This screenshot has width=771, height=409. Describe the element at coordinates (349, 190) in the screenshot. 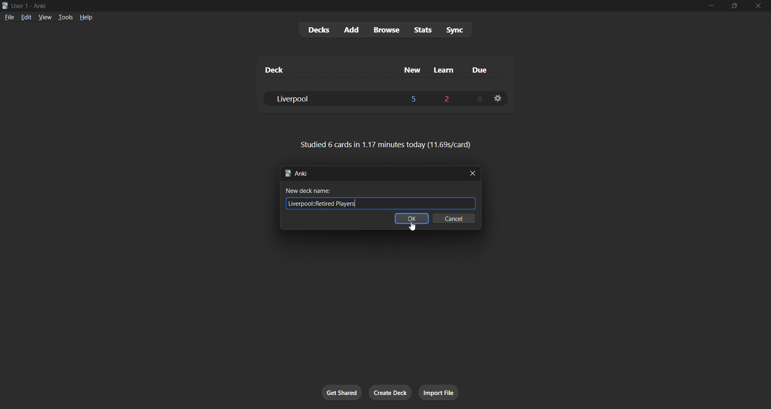

I see `new deck name:` at that location.